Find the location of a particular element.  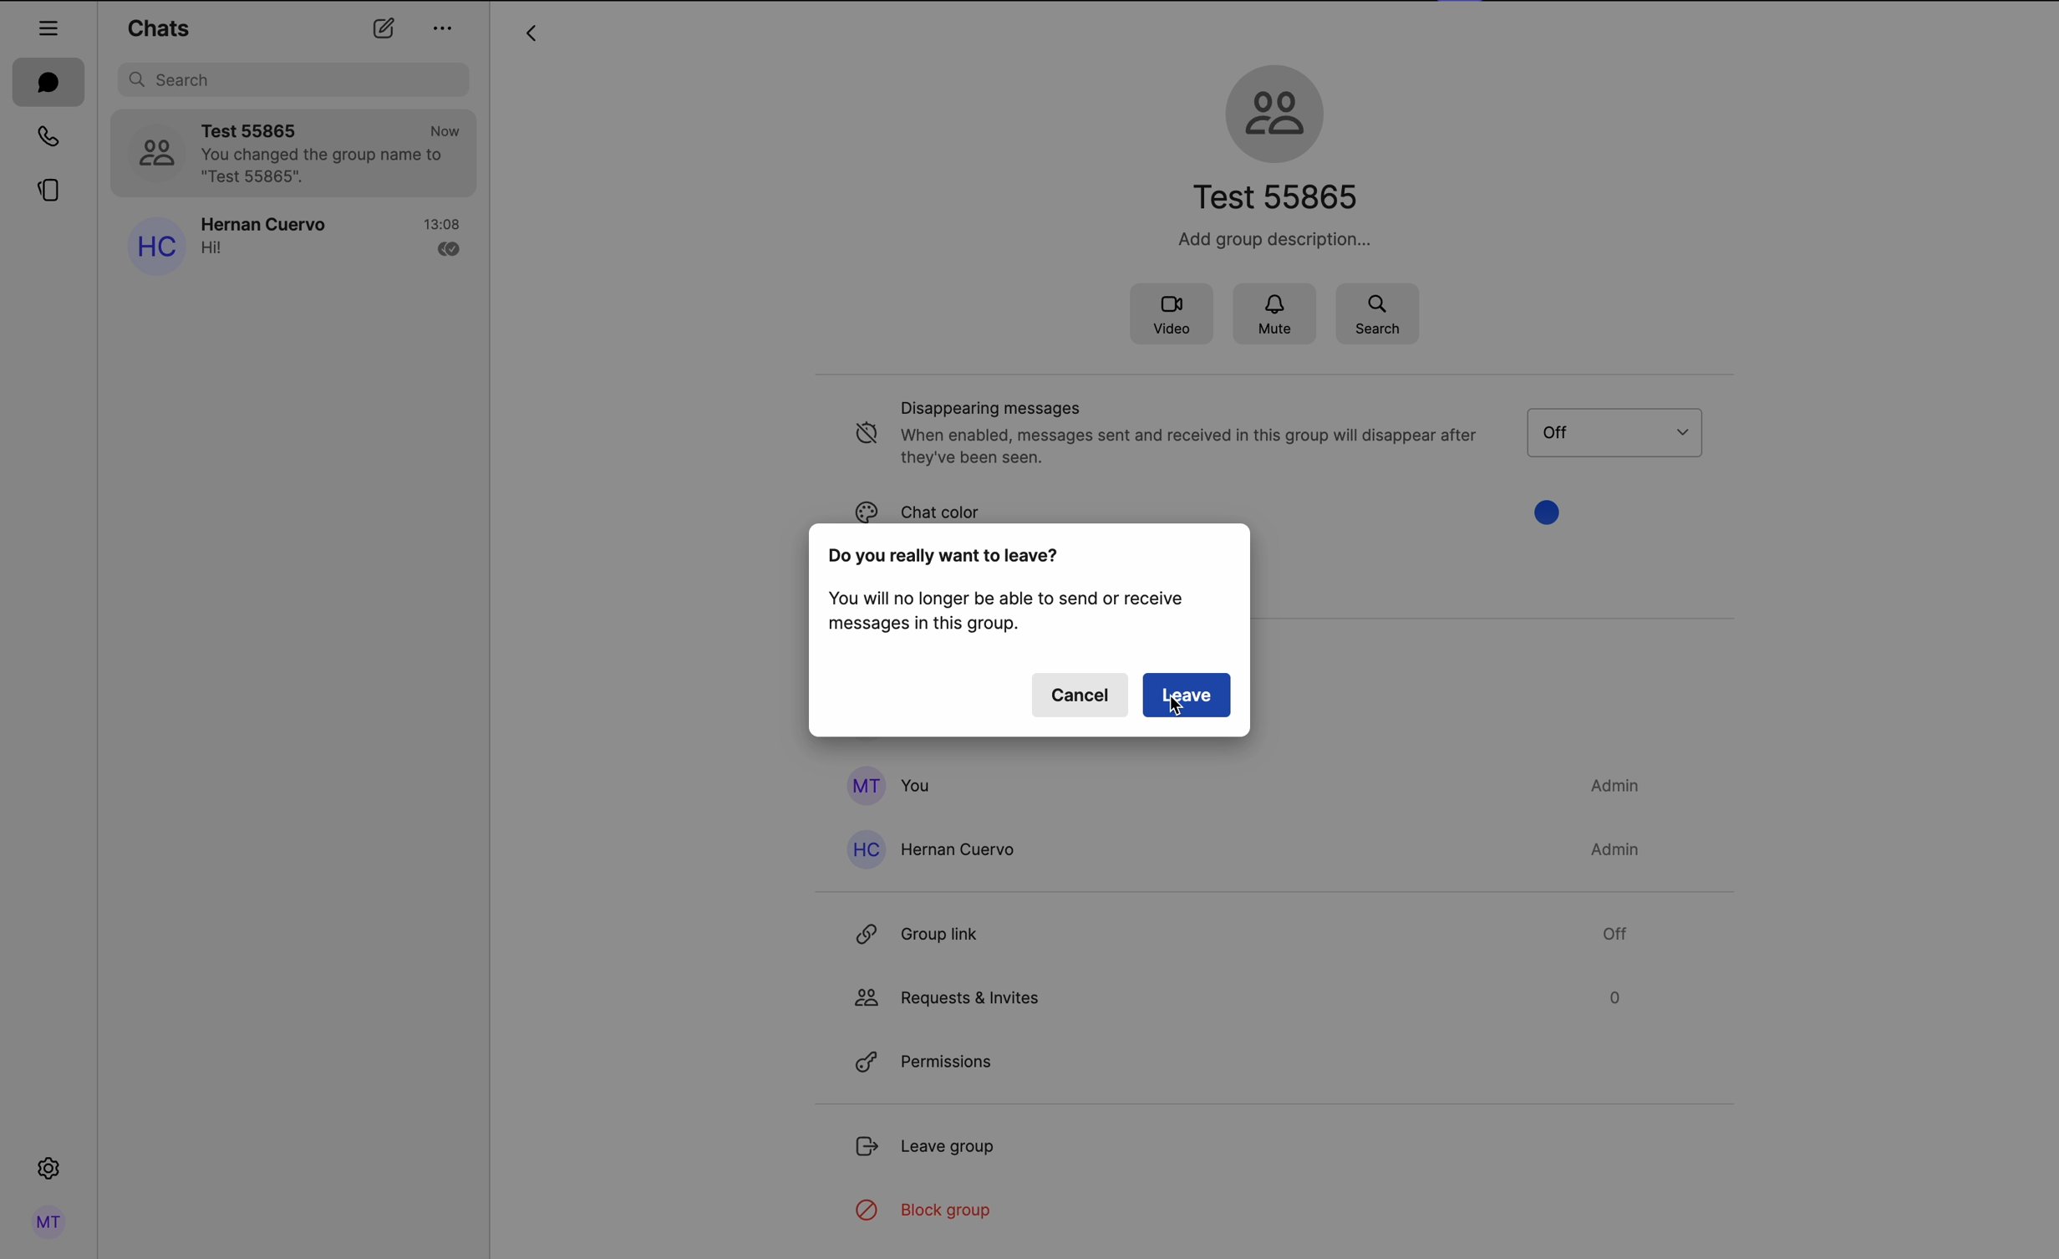

Test group is located at coordinates (334, 153).